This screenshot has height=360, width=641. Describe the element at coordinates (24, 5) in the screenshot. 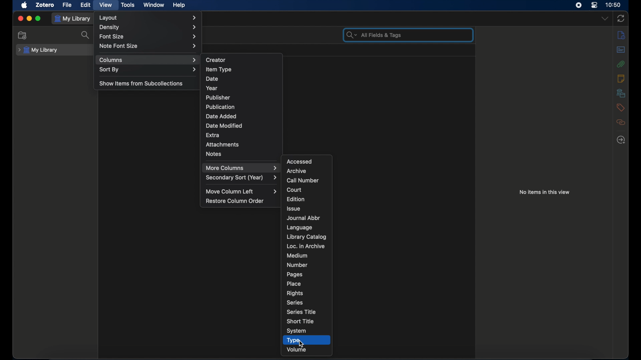

I see `apple` at that location.